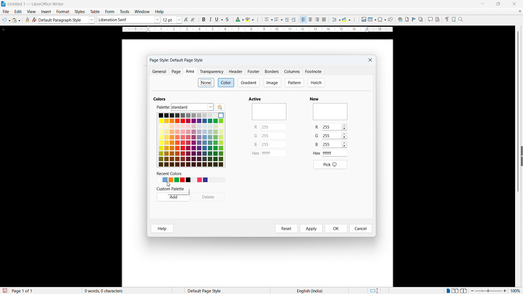  I want to click on Columns , so click(293, 71).